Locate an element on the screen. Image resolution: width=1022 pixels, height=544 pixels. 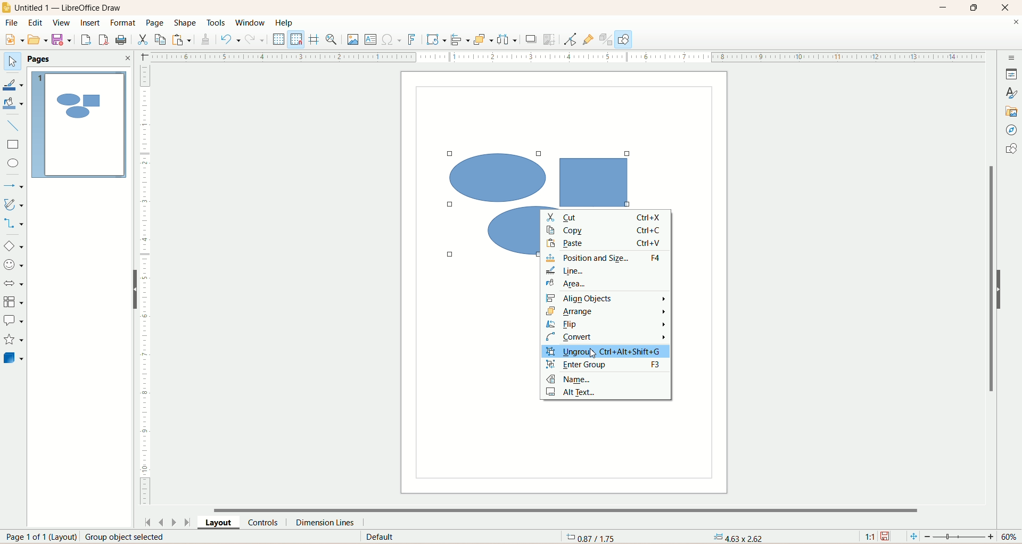
zoom slider is located at coordinates (962, 538).